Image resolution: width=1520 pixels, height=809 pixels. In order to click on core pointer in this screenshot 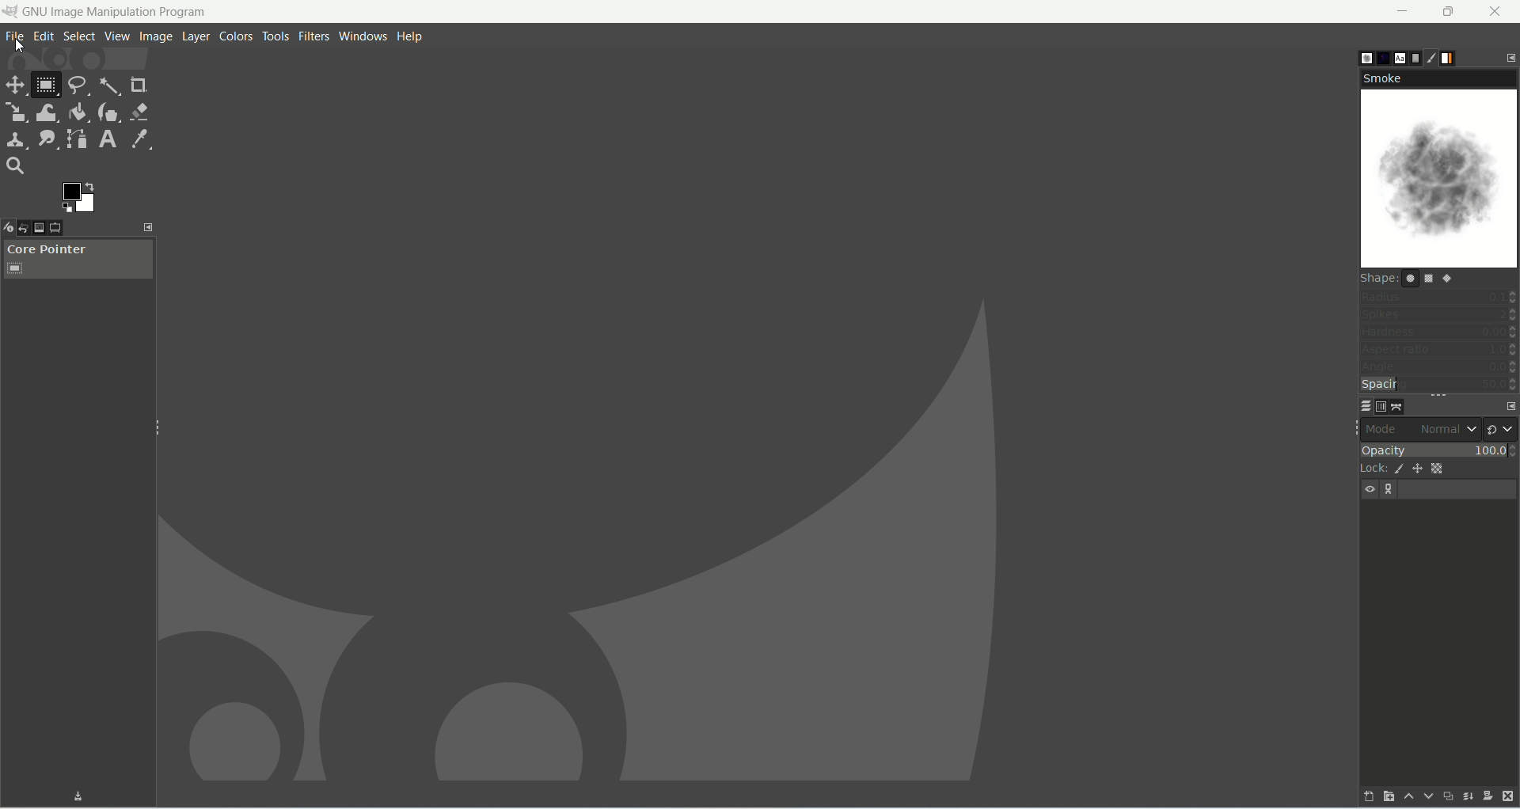, I will do `click(80, 259)`.